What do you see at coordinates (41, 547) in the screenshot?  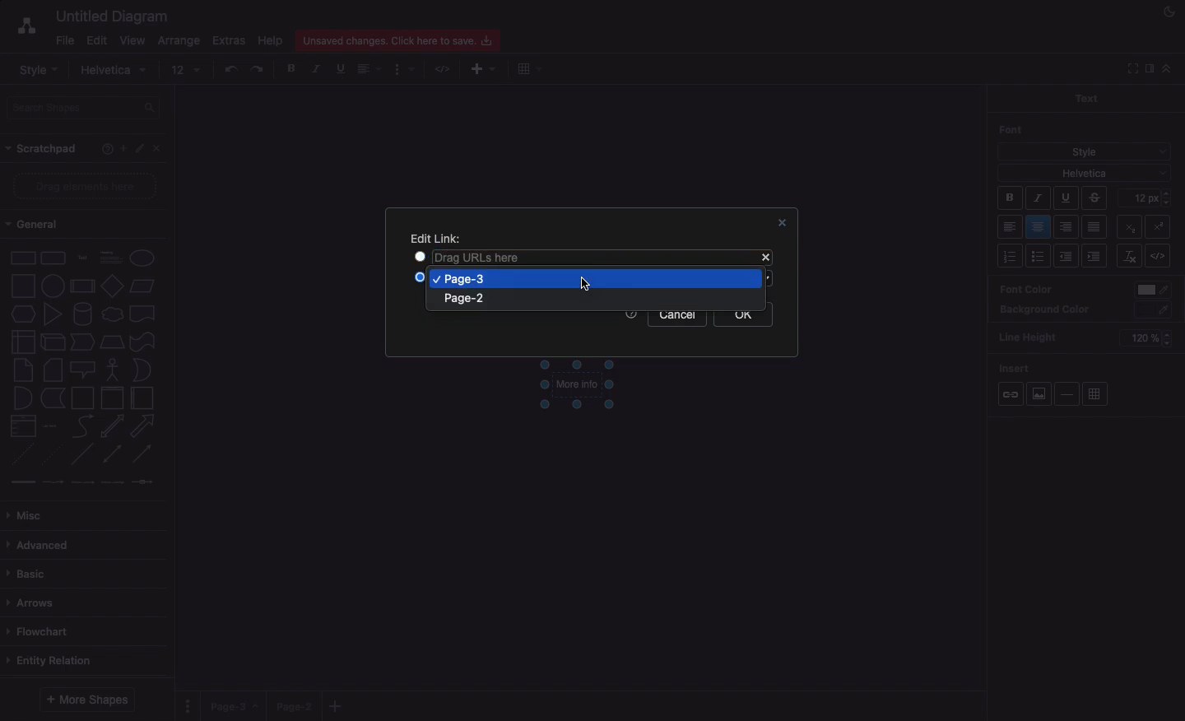 I see `Advanced` at bounding box center [41, 547].